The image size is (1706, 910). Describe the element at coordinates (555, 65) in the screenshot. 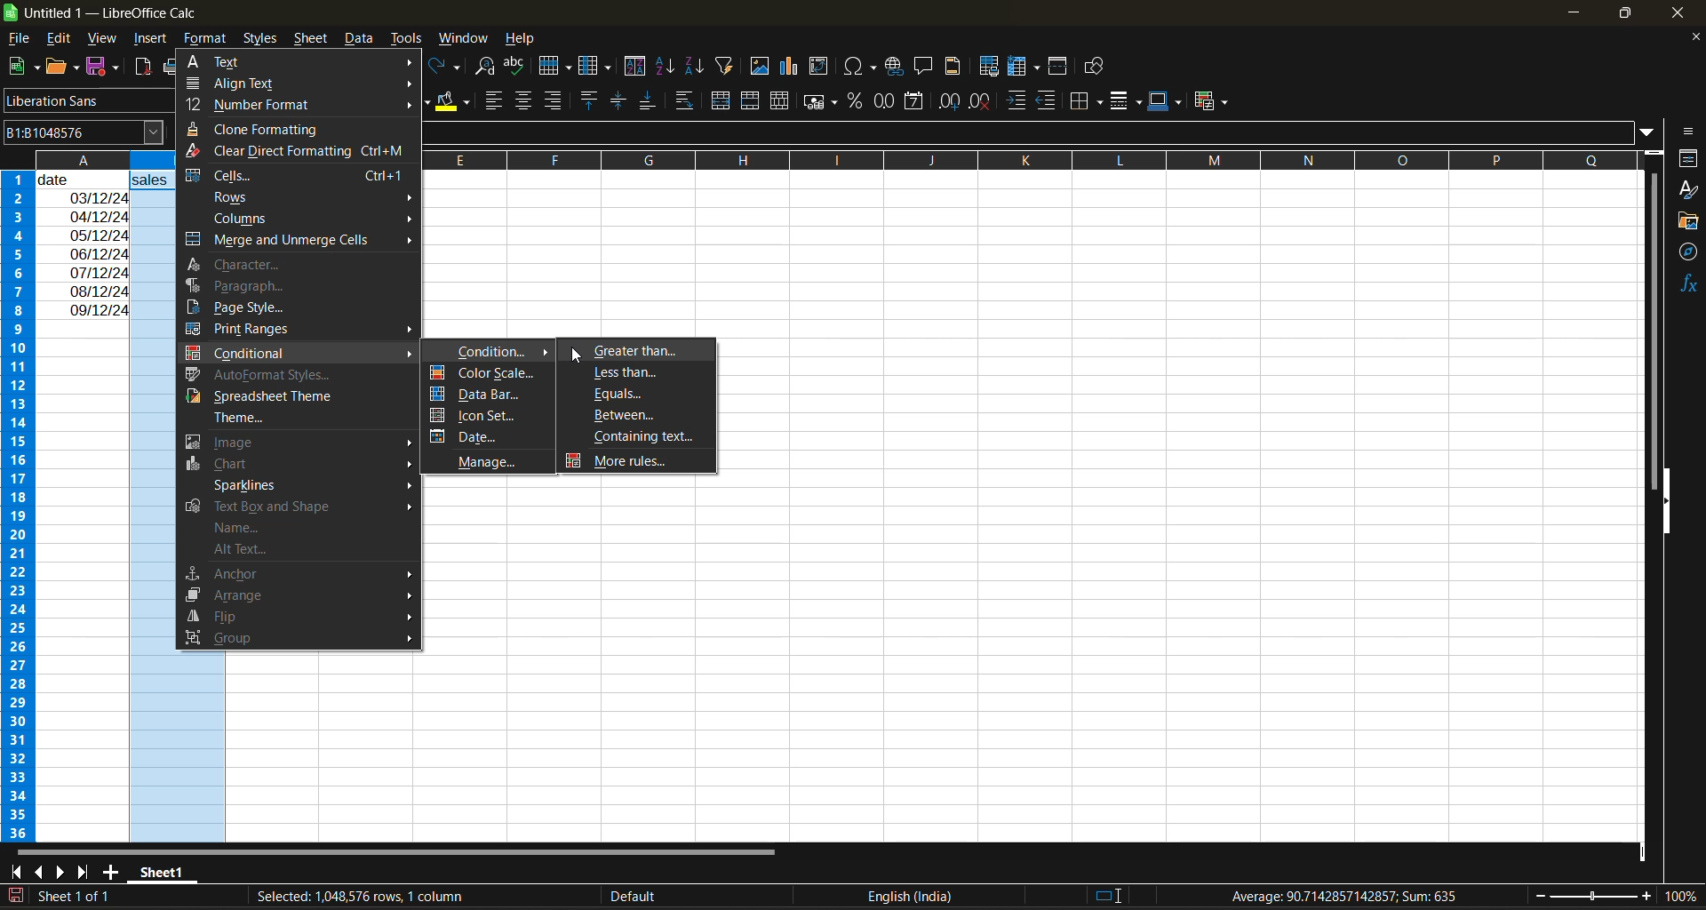

I see `row` at that location.